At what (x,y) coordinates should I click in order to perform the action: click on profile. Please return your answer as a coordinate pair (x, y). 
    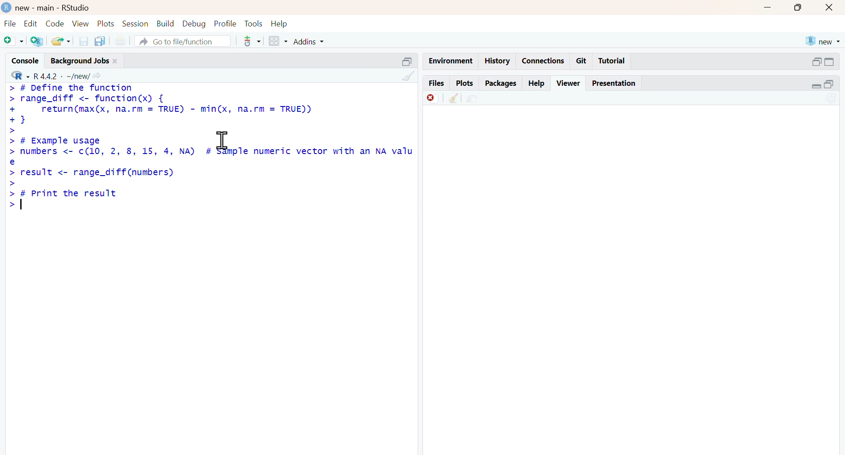
    Looking at the image, I should click on (226, 24).